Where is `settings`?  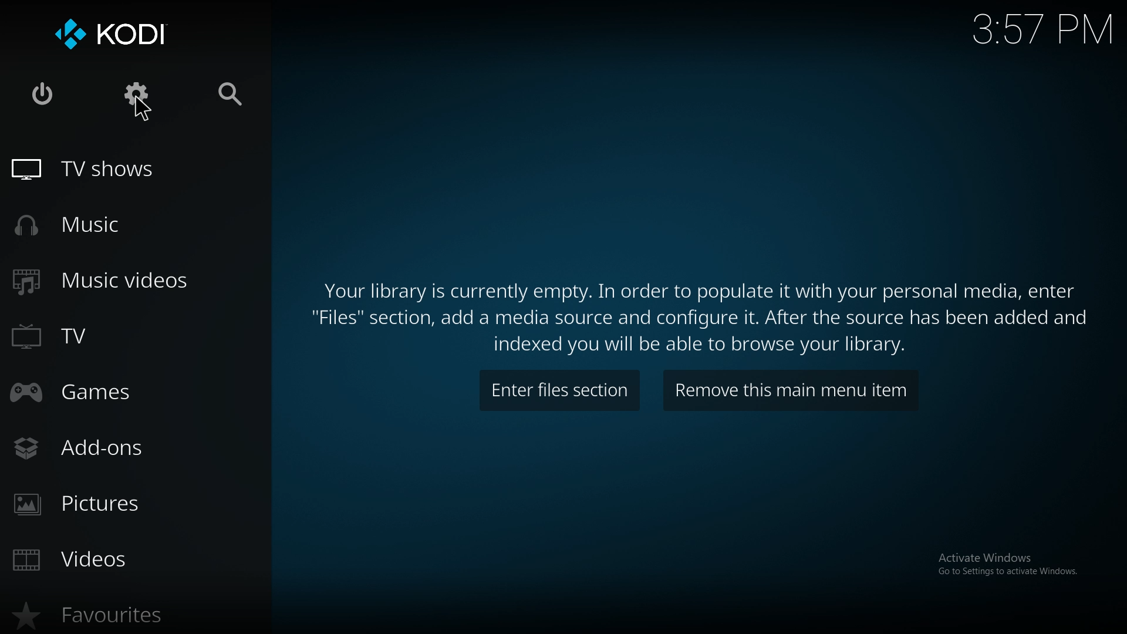 settings is located at coordinates (149, 88).